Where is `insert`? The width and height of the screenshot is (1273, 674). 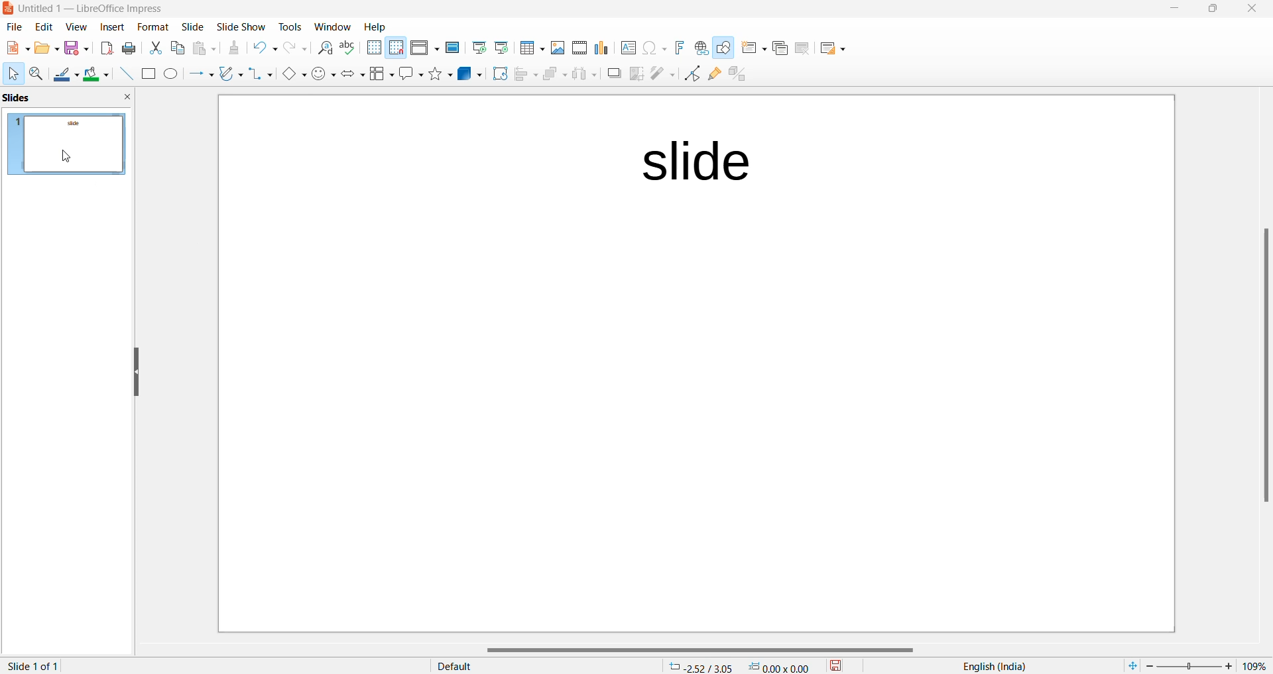 insert is located at coordinates (113, 26).